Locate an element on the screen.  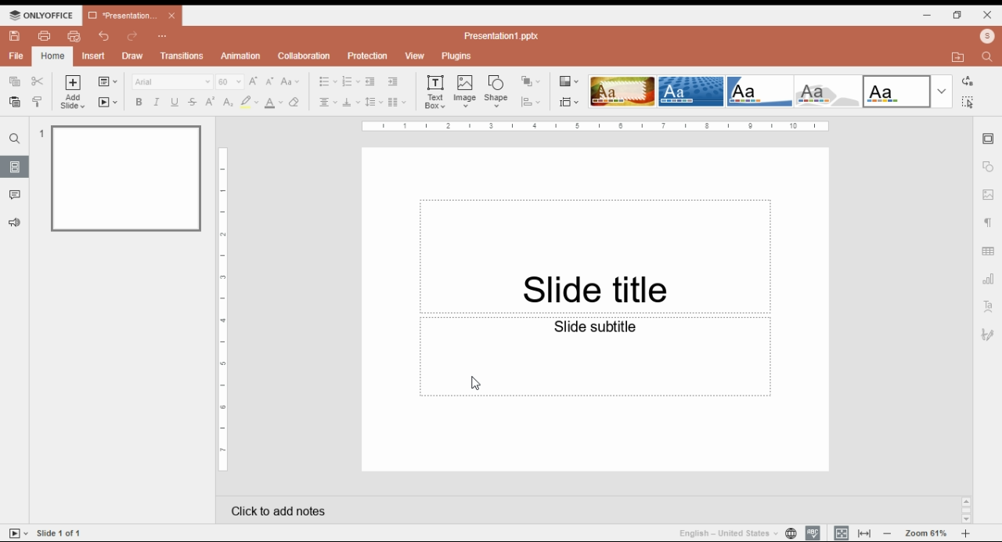
Cursor is located at coordinates (471, 384).